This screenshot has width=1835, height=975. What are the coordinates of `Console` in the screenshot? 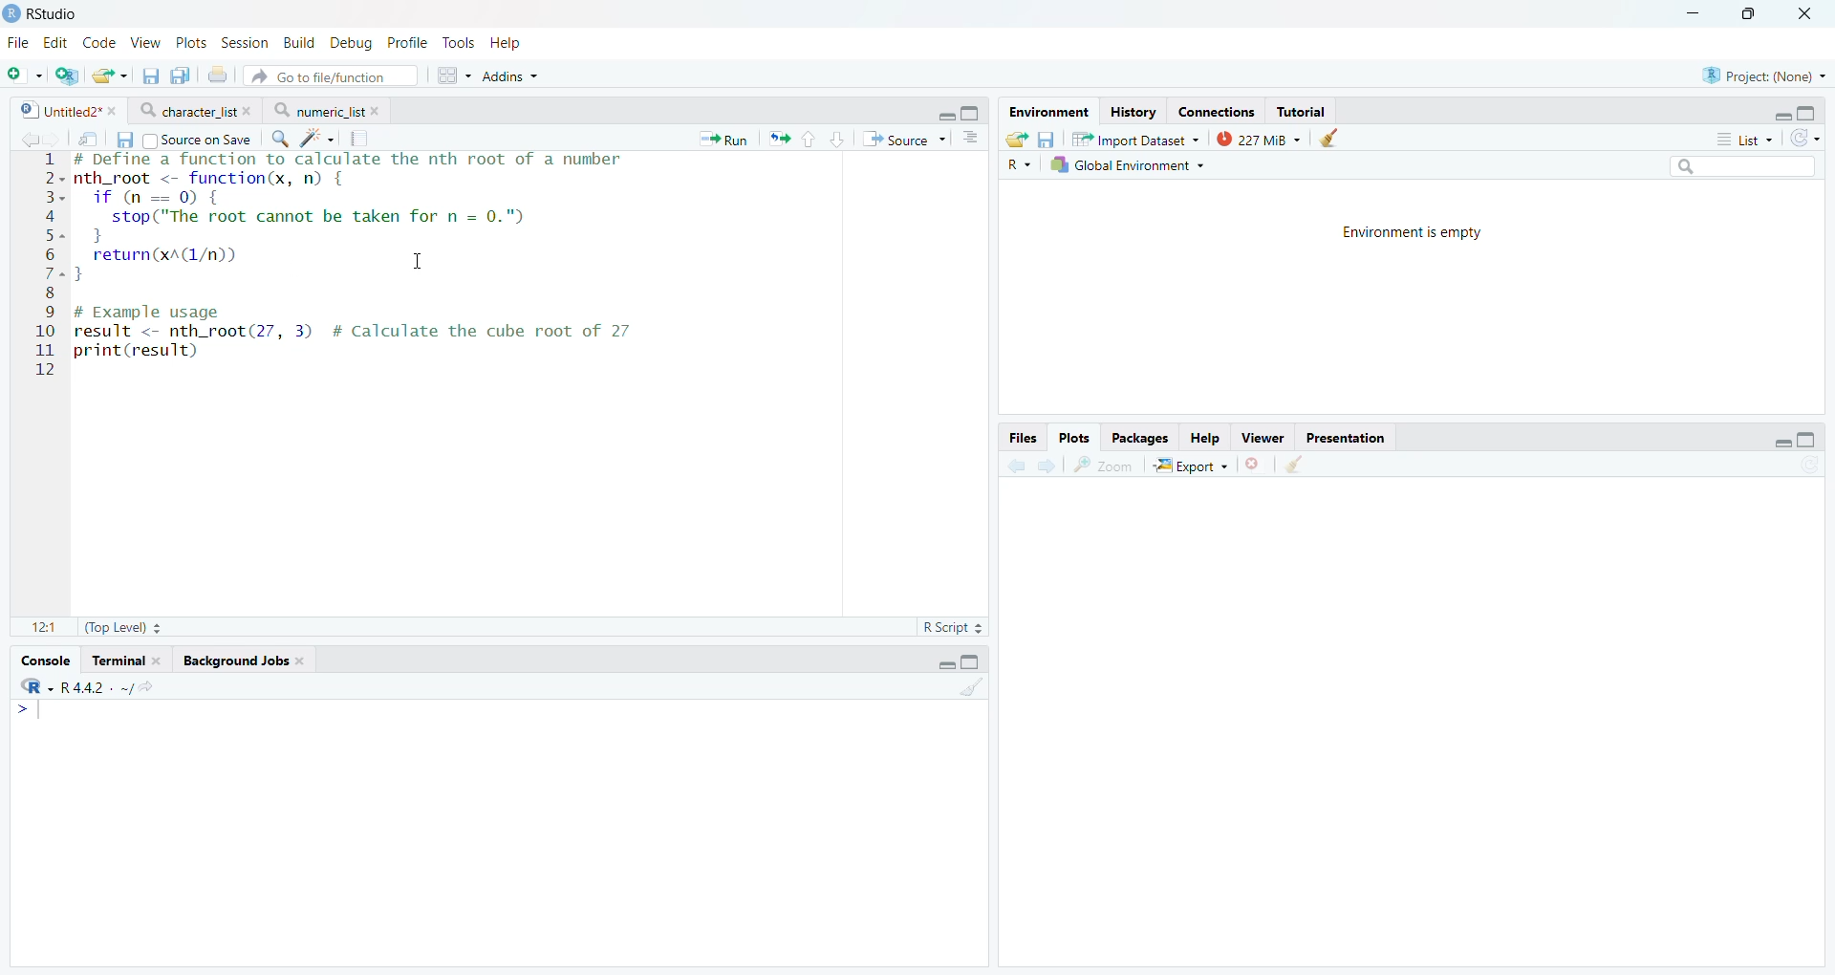 It's located at (43, 660).